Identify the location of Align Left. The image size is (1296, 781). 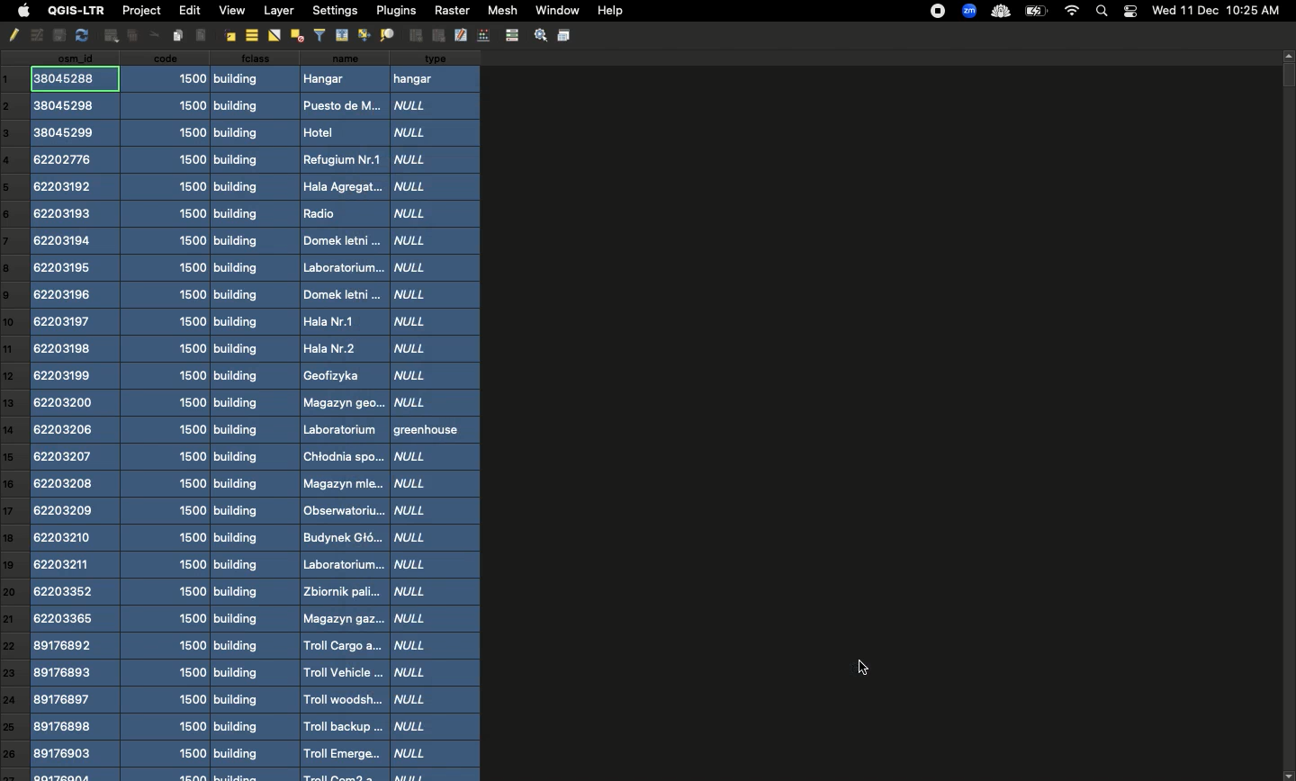
(203, 34).